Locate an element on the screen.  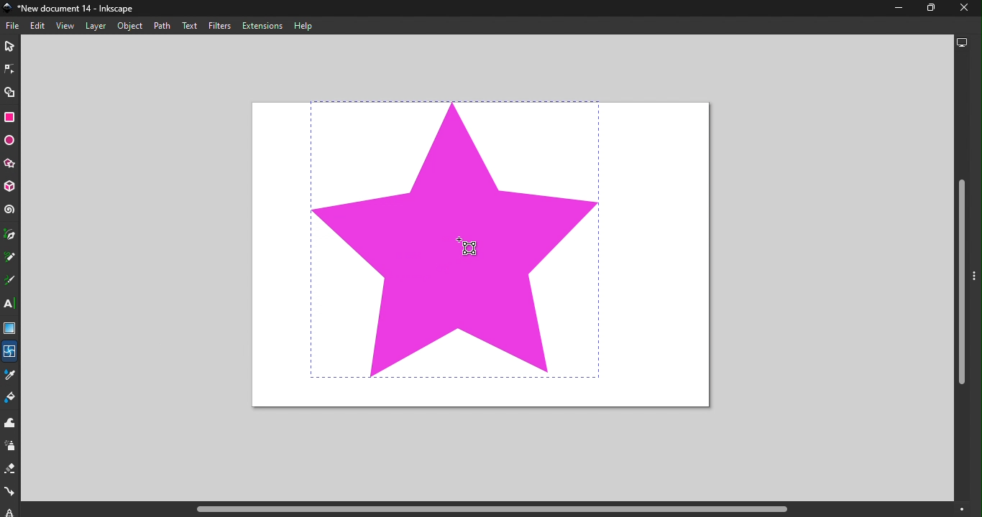
Pencil tool is located at coordinates (10, 259).